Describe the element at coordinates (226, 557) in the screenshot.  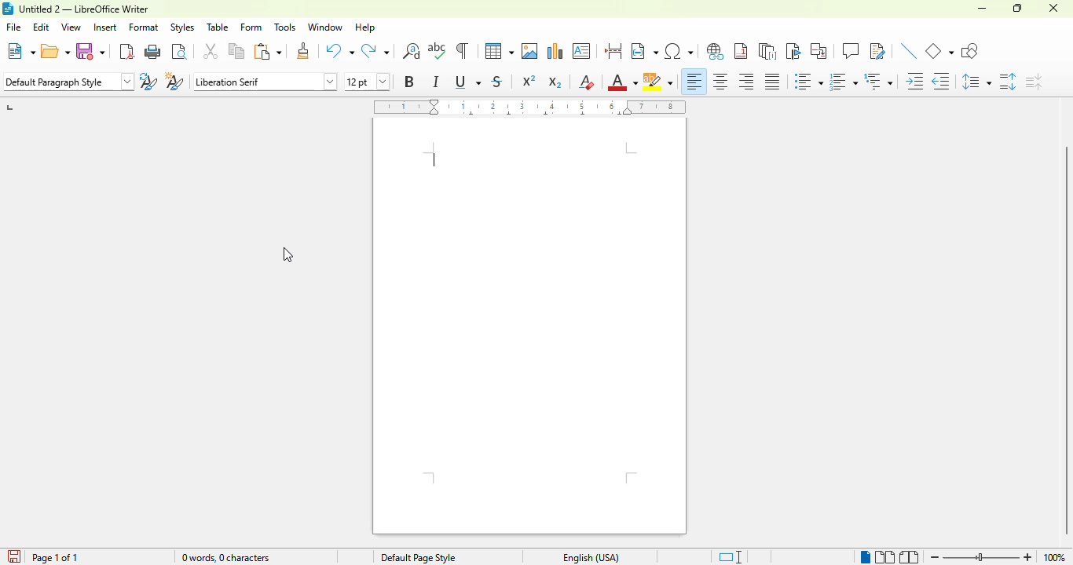
I see `word and character count` at that location.